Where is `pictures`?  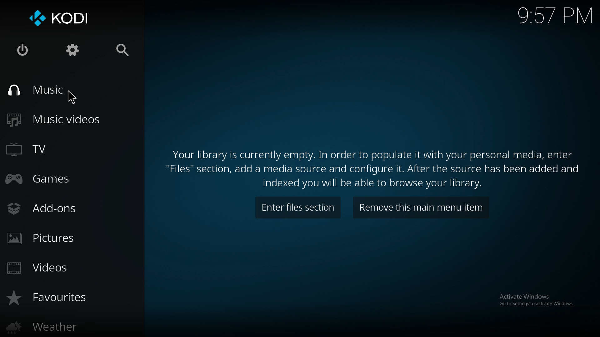
pictures is located at coordinates (61, 238).